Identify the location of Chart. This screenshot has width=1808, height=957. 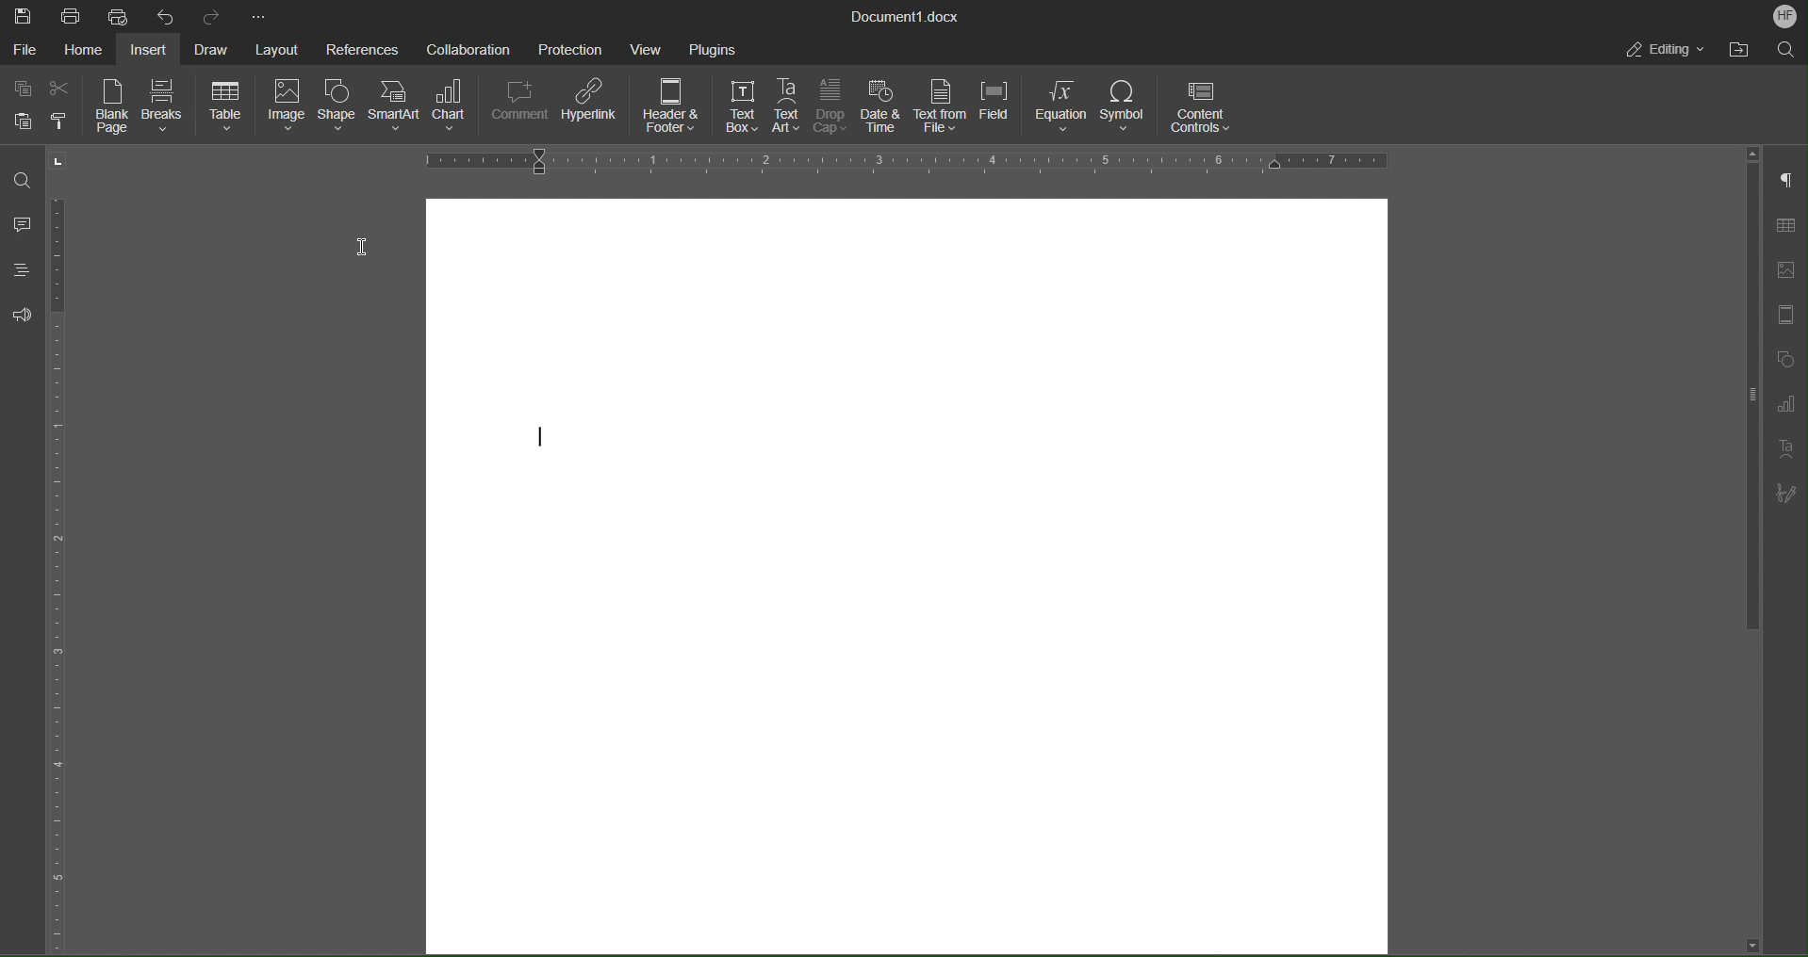
(451, 108).